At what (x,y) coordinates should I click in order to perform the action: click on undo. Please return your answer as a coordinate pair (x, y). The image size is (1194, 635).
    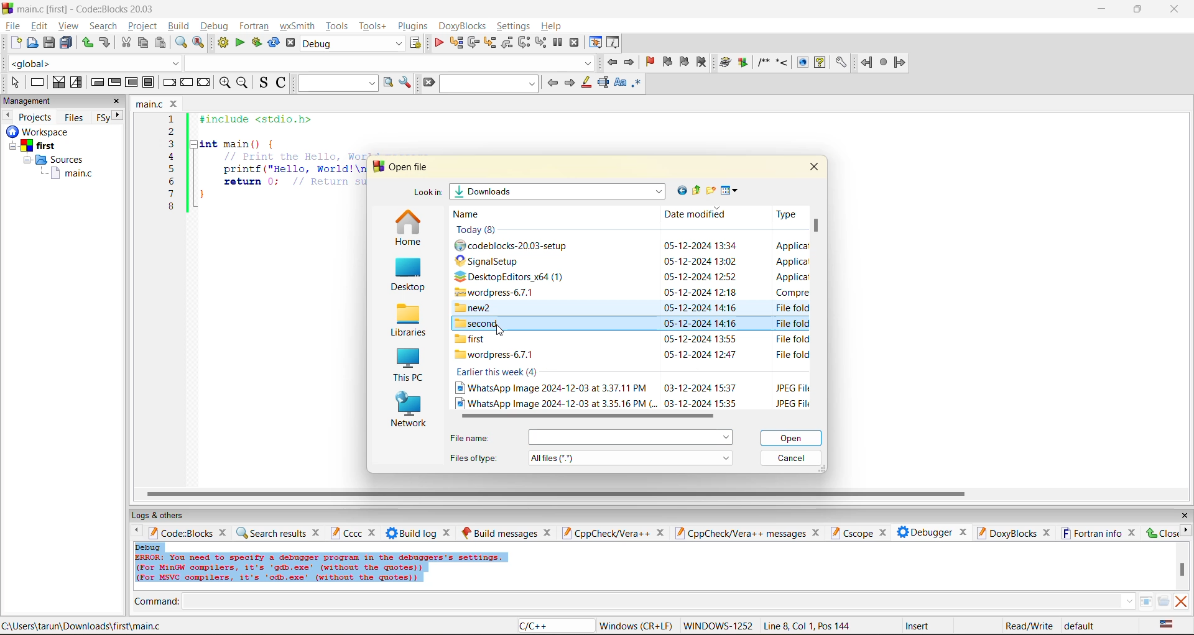
    Looking at the image, I should click on (103, 43).